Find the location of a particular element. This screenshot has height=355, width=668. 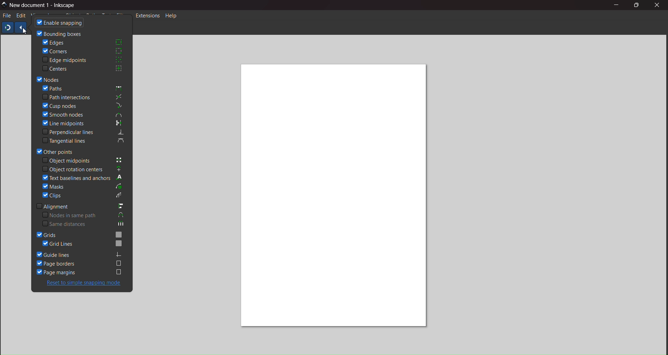

corners is located at coordinates (86, 52).